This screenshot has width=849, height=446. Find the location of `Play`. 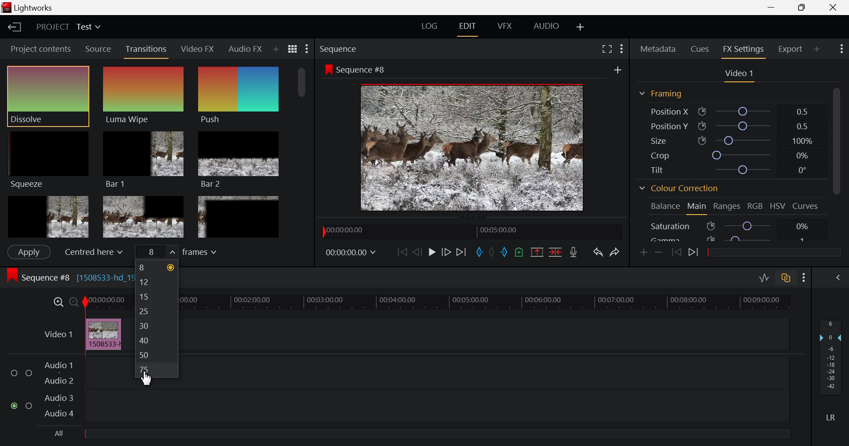

Play is located at coordinates (430, 251).